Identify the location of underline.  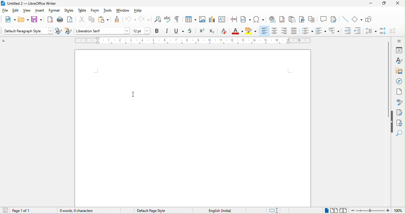
(178, 32).